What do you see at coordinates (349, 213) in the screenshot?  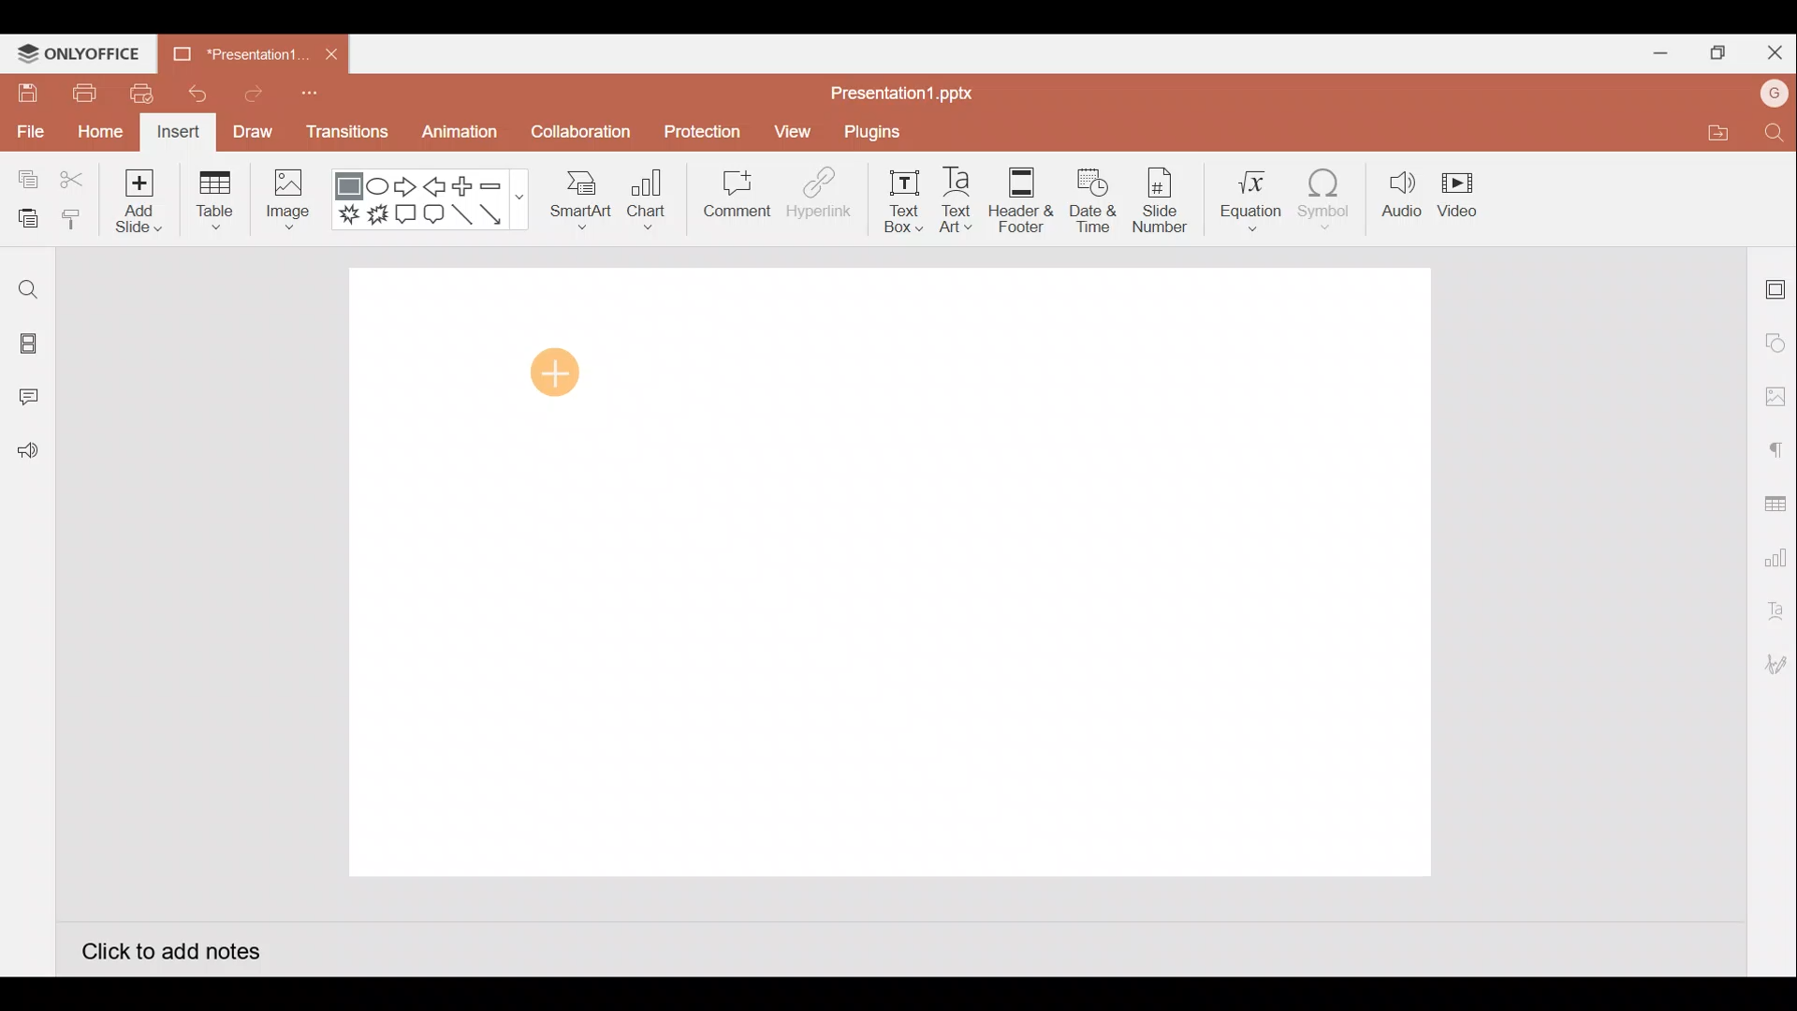 I see `Explosion 1` at bounding box center [349, 213].